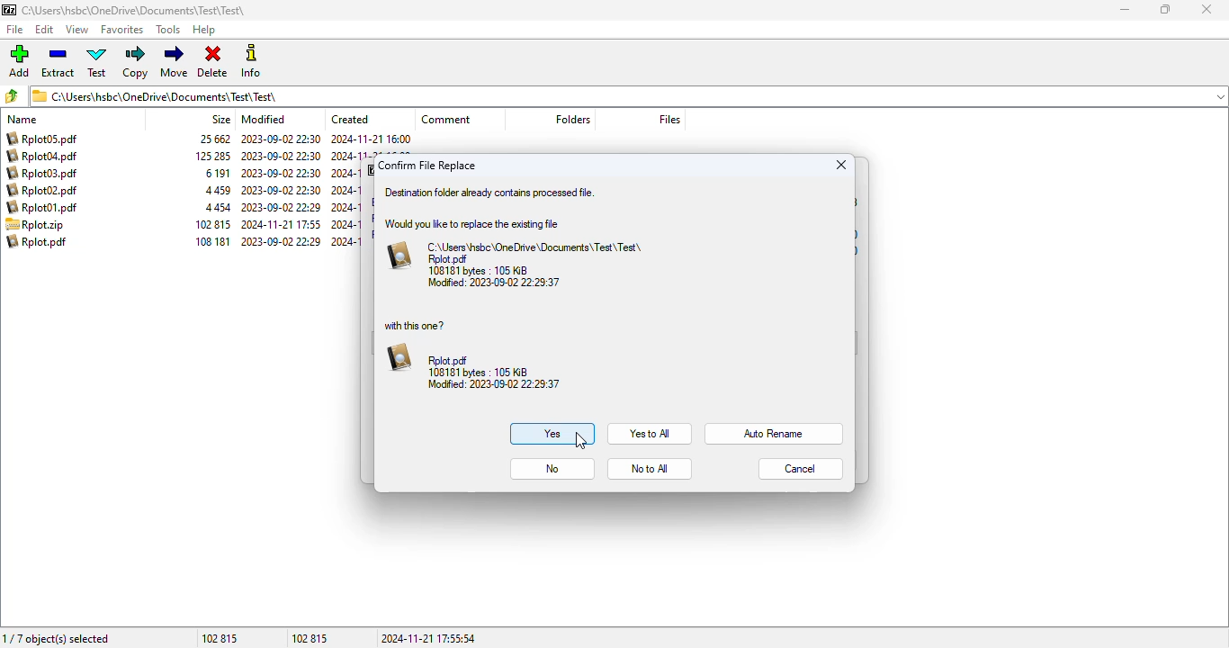 The image size is (1229, 648). I want to click on 6 191, so click(218, 174).